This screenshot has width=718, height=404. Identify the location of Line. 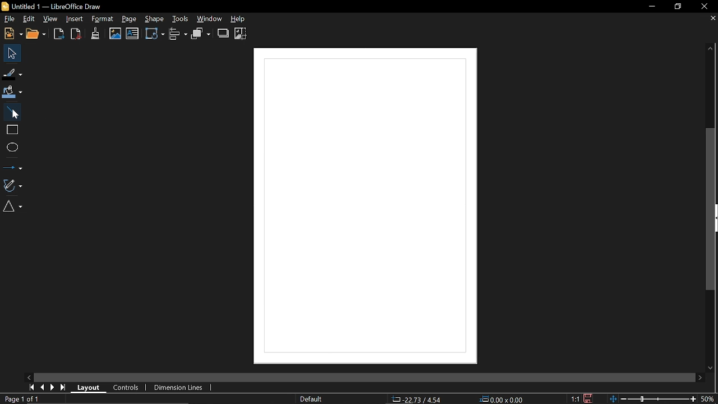
(11, 111).